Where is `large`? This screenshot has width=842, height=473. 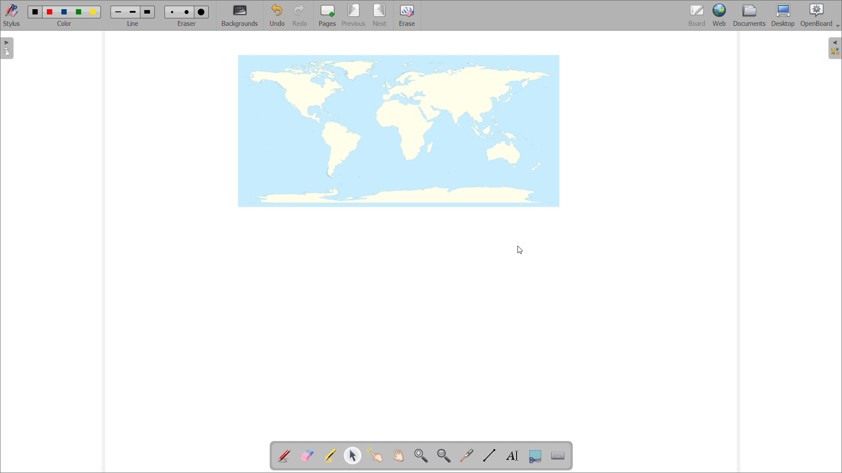 large is located at coordinates (148, 12).